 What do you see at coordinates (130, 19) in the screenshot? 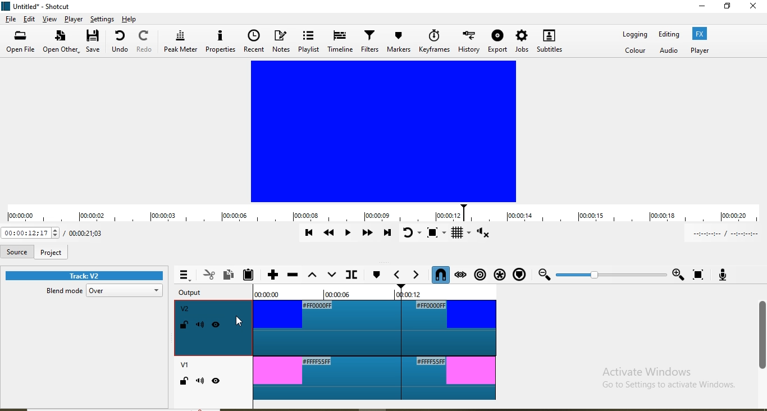
I see `help` at bounding box center [130, 19].